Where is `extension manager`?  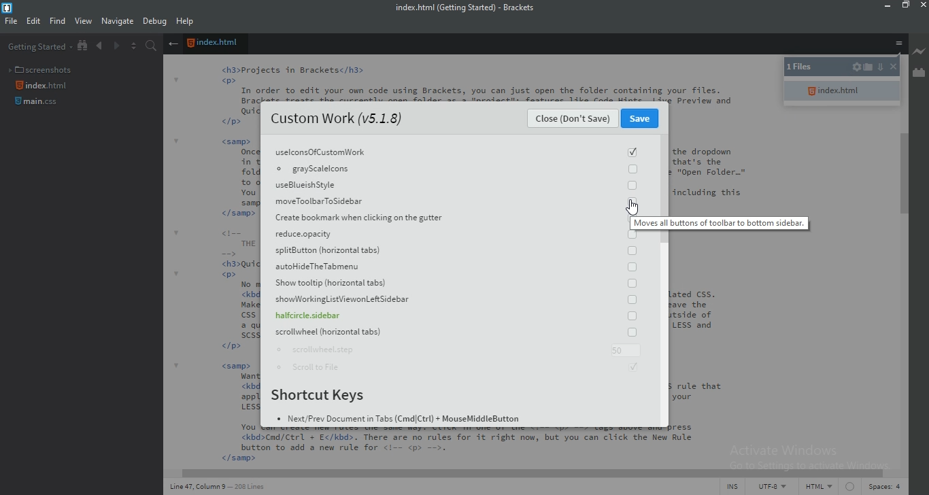
extension manager is located at coordinates (918, 73).